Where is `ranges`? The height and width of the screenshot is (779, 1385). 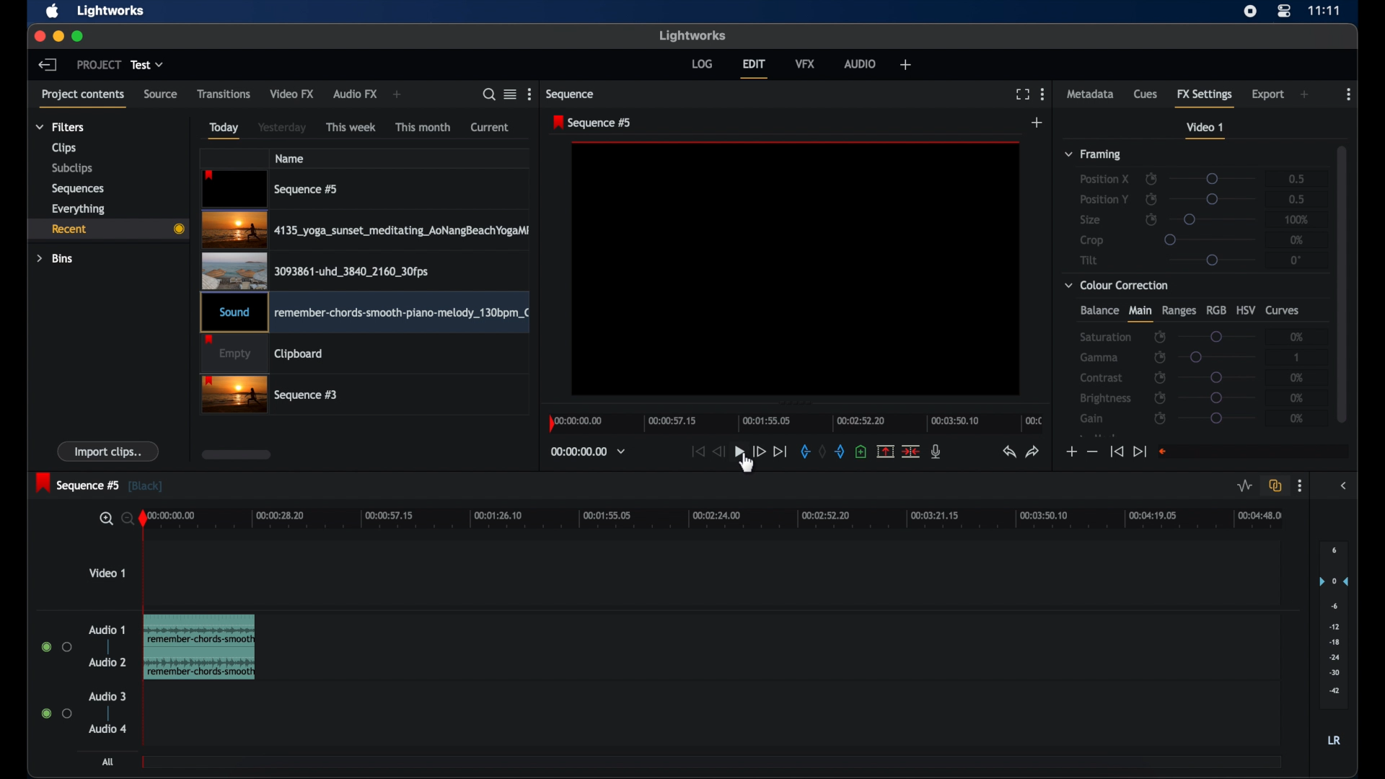 ranges is located at coordinates (1179, 311).